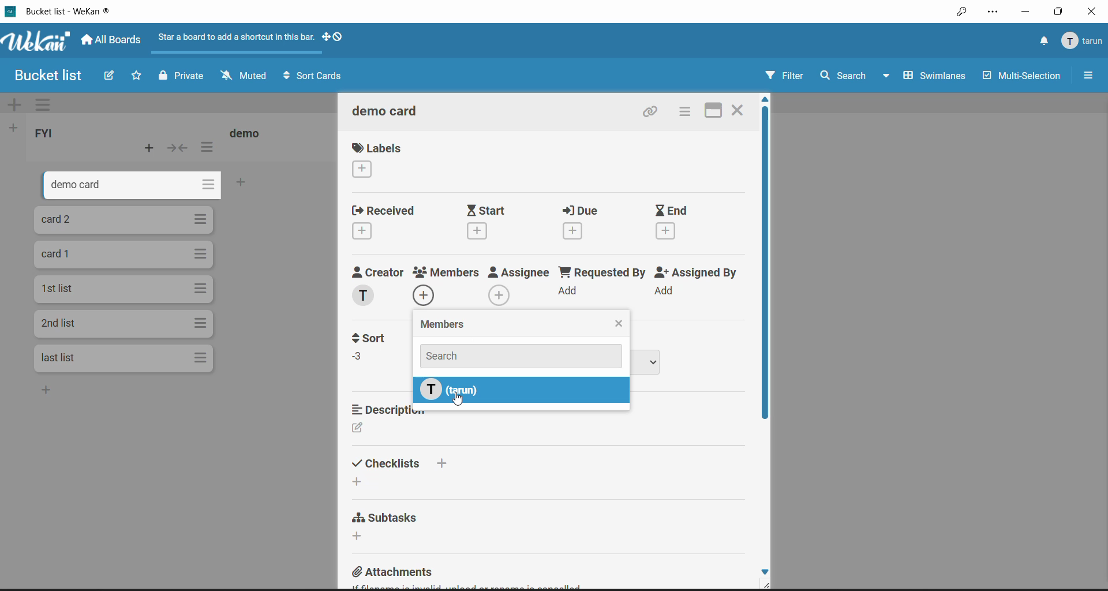  Describe the element at coordinates (394, 573) in the screenshot. I see `attachments` at that location.